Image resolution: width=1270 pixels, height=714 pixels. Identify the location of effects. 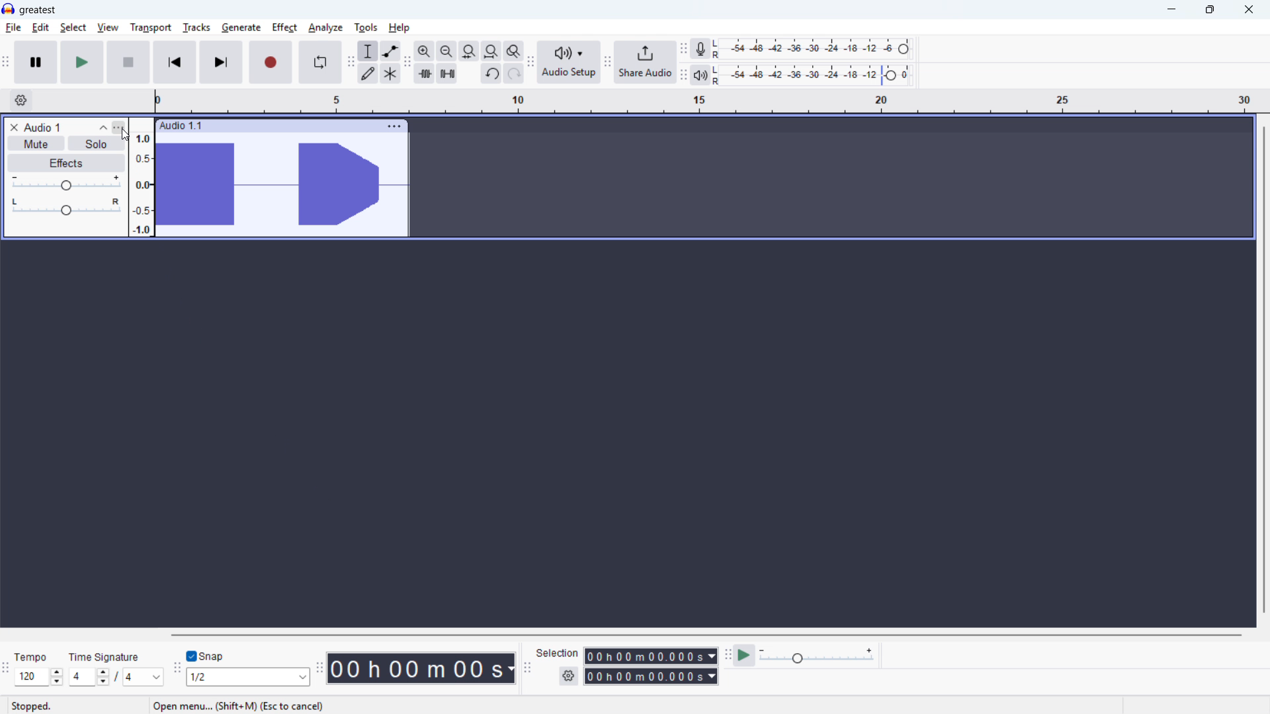
(66, 163).